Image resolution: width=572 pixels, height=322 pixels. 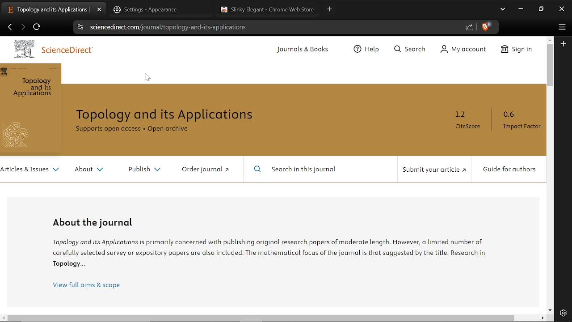 What do you see at coordinates (46, 9) in the screenshot?
I see `Current tab` at bounding box center [46, 9].